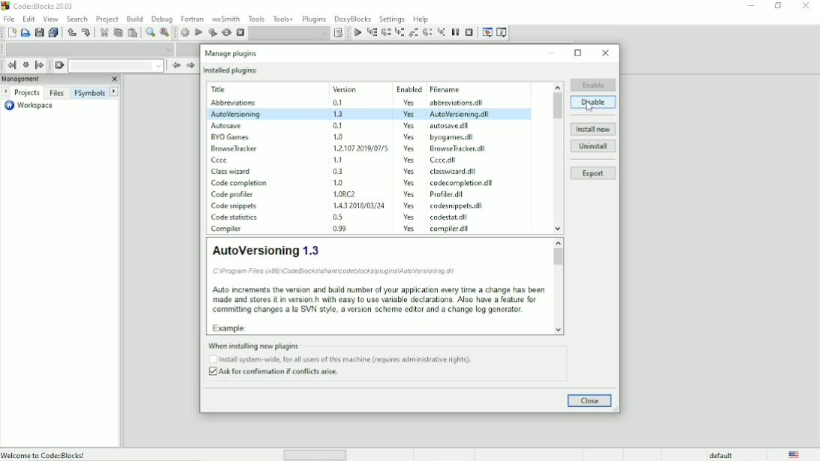 This screenshot has width=820, height=461. What do you see at coordinates (589, 107) in the screenshot?
I see `Cursor` at bounding box center [589, 107].